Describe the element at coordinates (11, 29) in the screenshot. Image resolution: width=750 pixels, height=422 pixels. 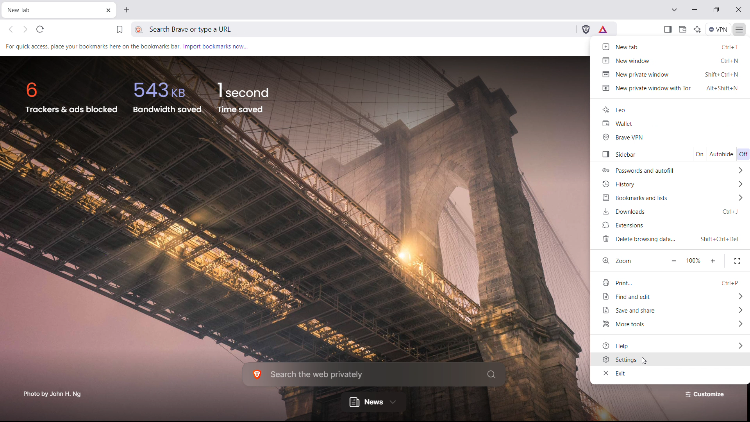
I see `click to go back hold to see history ` at that location.